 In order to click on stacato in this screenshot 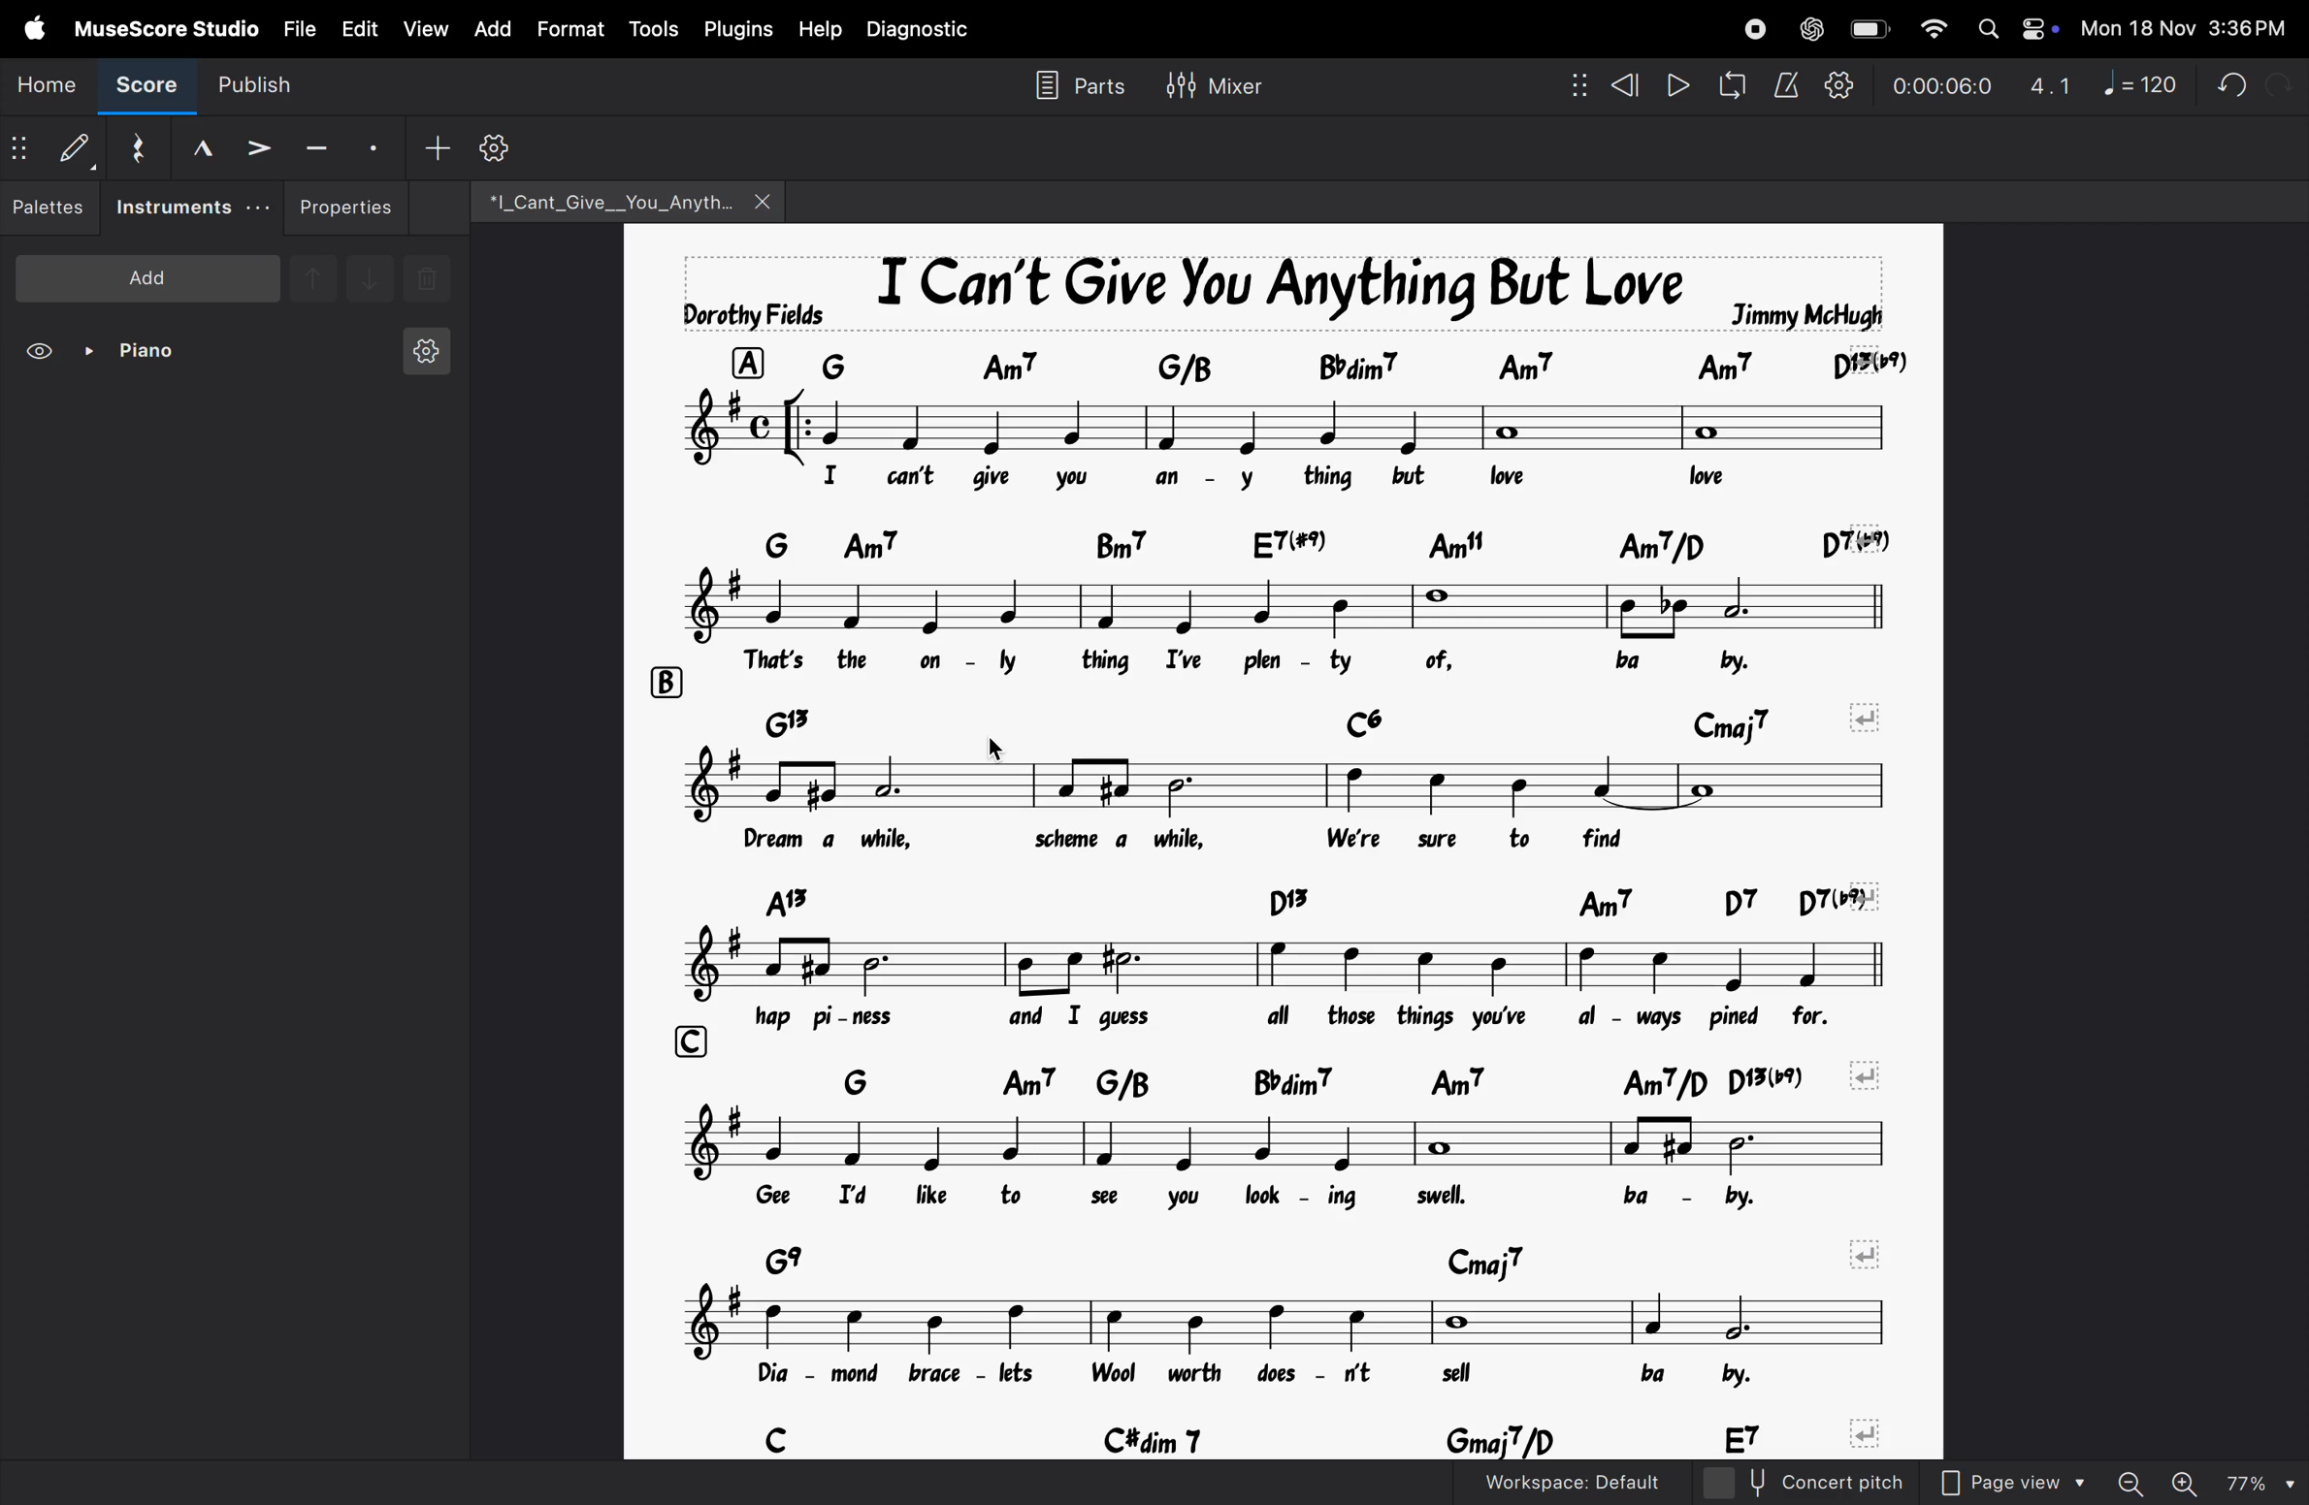, I will do `click(373, 148)`.